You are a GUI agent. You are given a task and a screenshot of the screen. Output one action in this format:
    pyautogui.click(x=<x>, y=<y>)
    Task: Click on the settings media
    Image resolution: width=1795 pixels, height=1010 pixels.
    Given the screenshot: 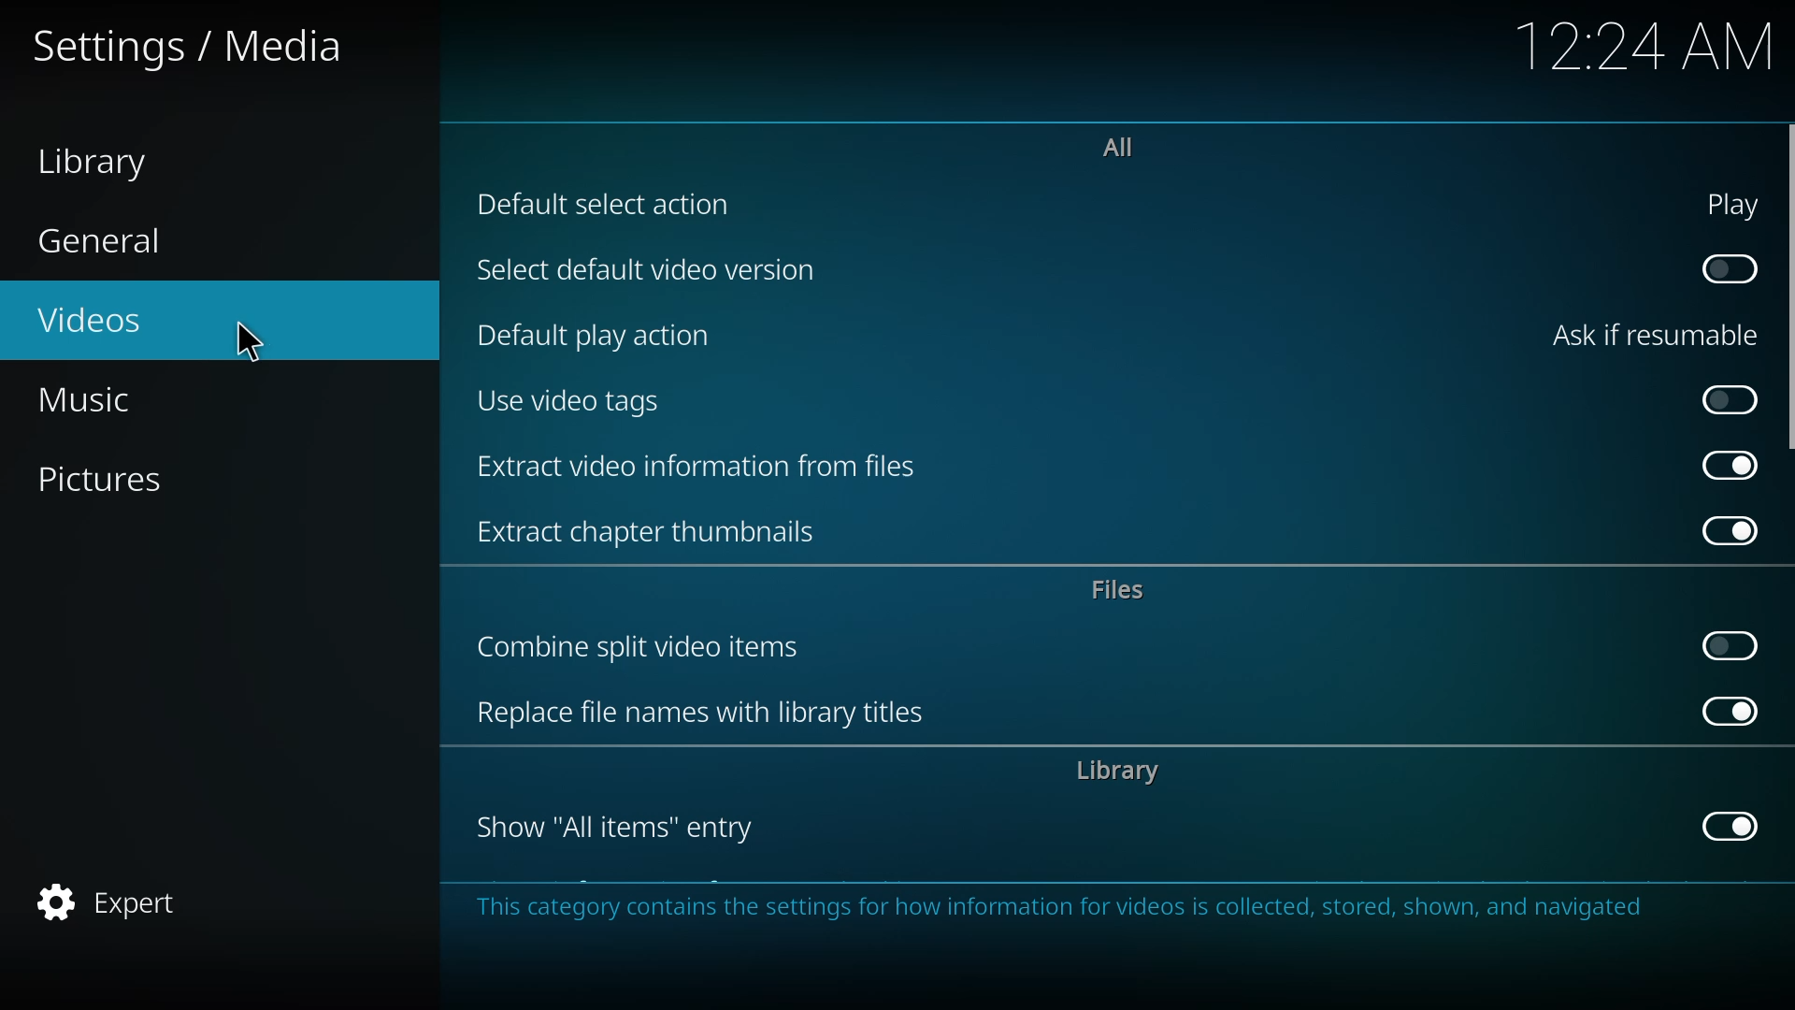 What is the action you would take?
    pyautogui.click(x=198, y=45)
    